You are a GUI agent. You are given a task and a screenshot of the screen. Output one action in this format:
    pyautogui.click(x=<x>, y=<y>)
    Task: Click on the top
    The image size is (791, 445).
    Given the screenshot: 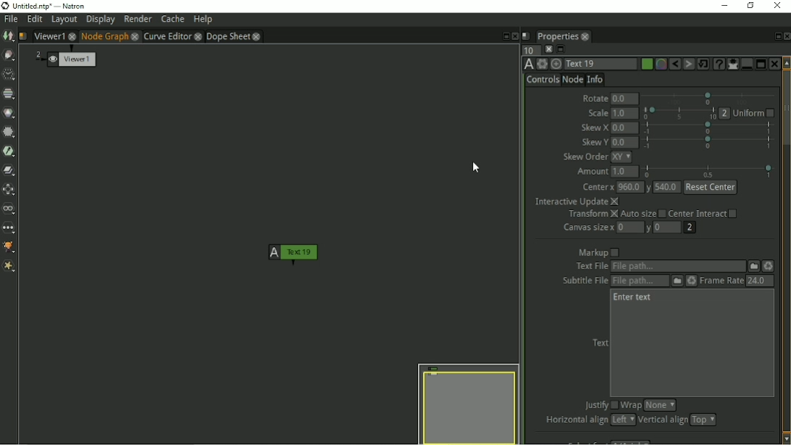 What is the action you would take?
    pyautogui.click(x=706, y=420)
    